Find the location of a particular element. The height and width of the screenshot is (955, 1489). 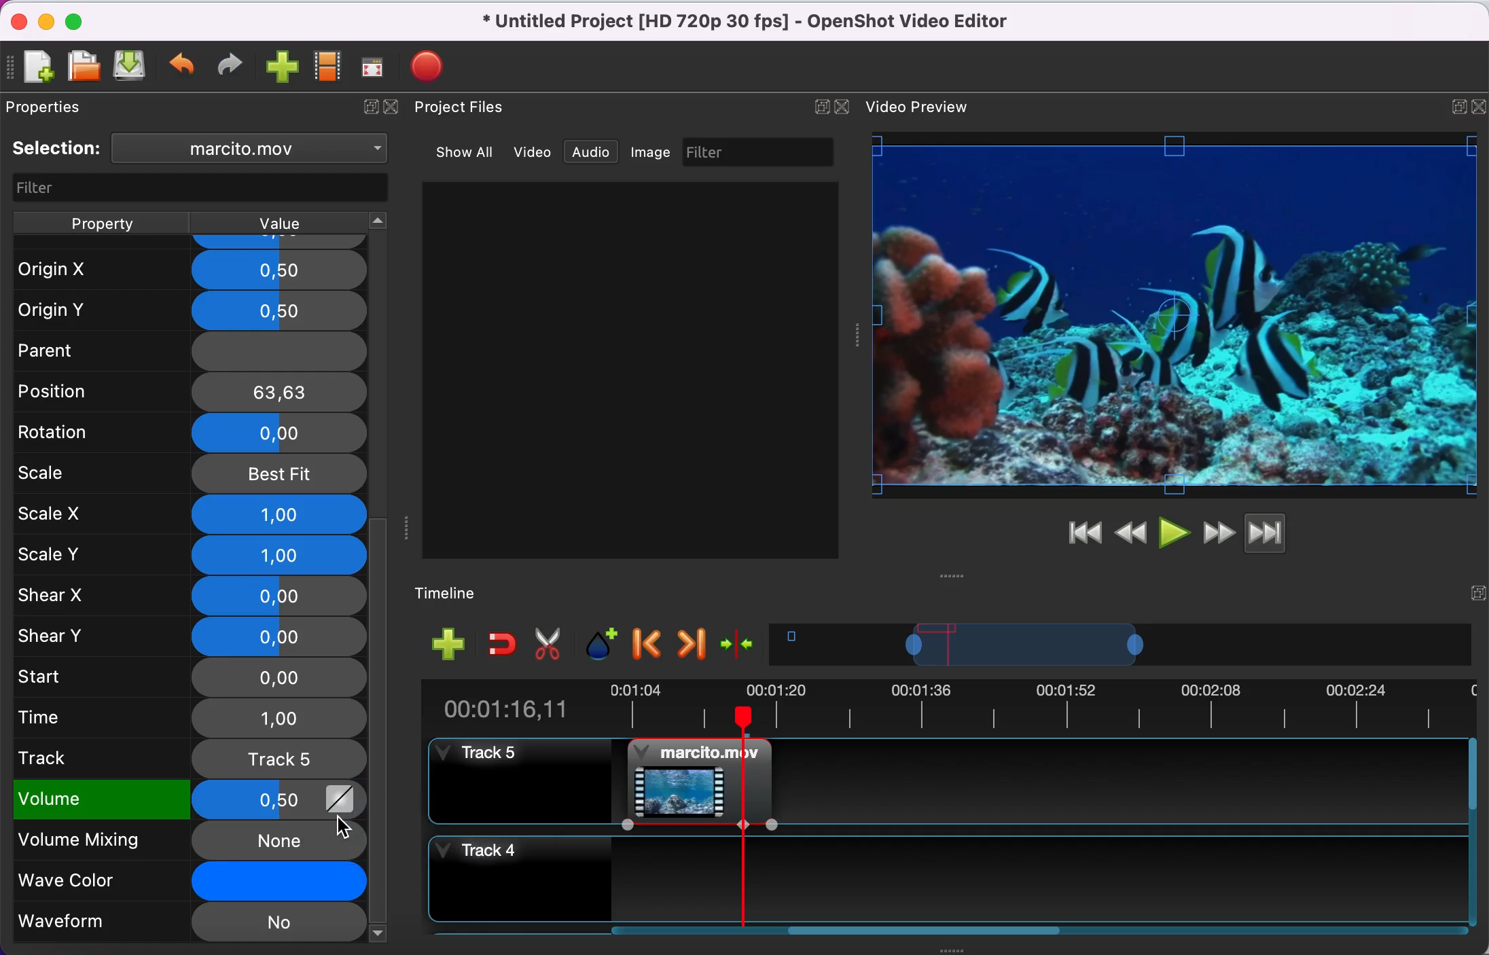

rotation 0 is located at coordinates (184, 432).